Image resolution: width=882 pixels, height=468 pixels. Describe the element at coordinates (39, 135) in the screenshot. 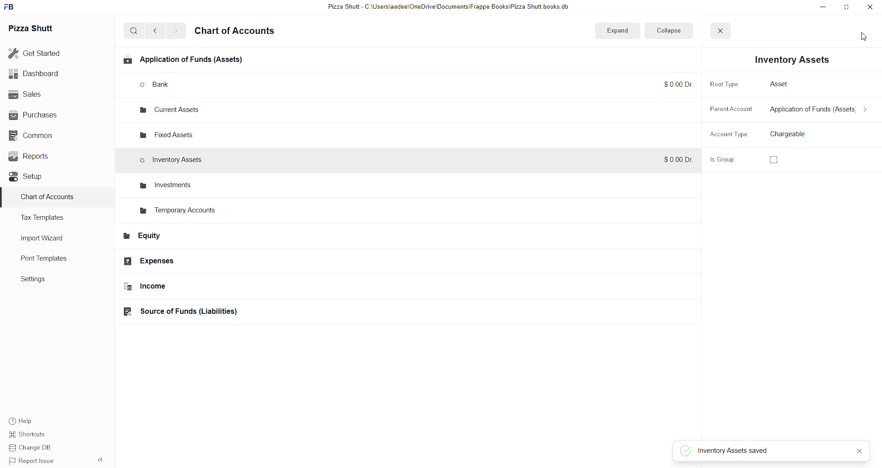

I see `Common ` at that location.